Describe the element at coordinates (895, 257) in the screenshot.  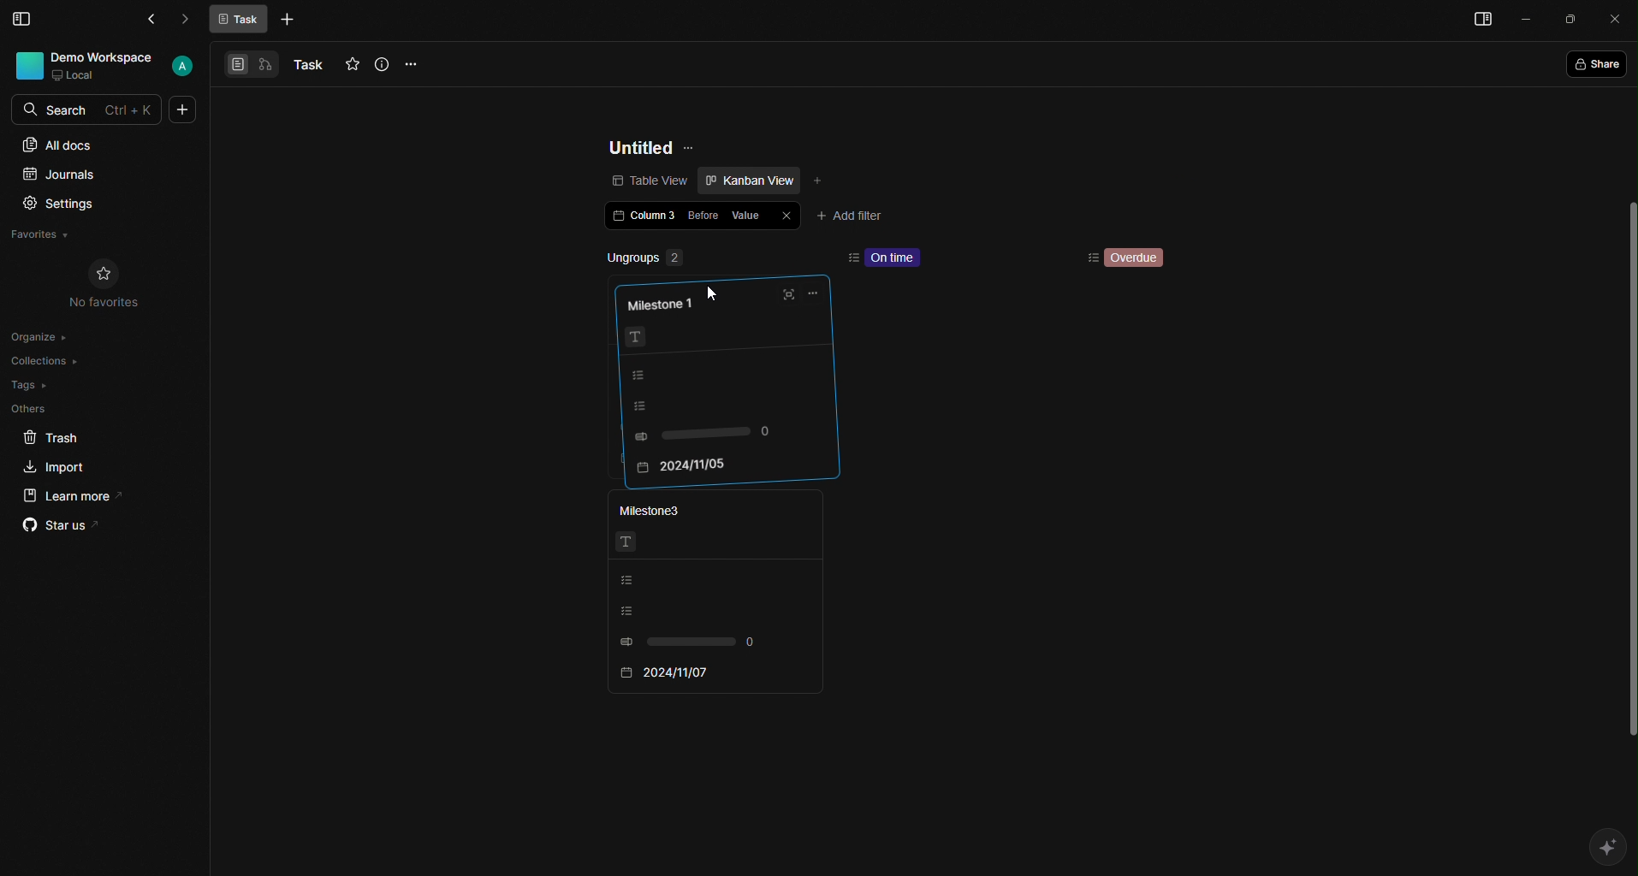
I see `On time` at that location.